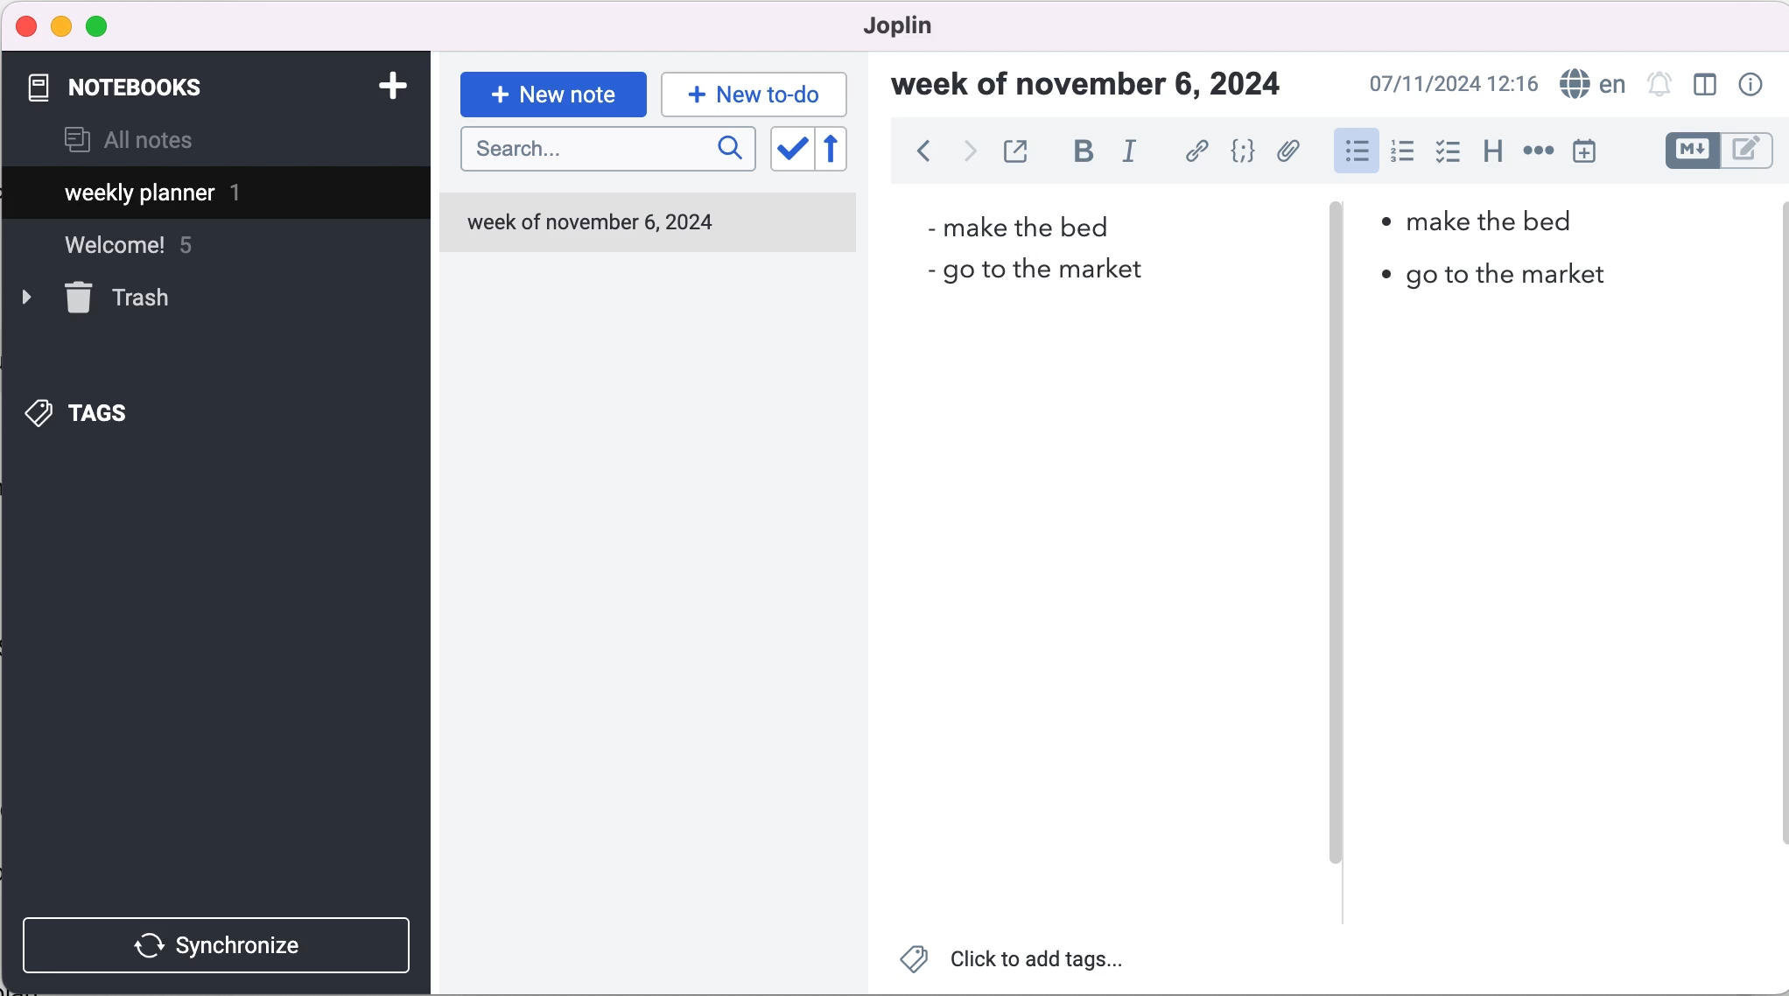 This screenshot has height=996, width=1789. What do you see at coordinates (1660, 87) in the screenshot?
I see `set alarm` at bounding box center [1660, 87].